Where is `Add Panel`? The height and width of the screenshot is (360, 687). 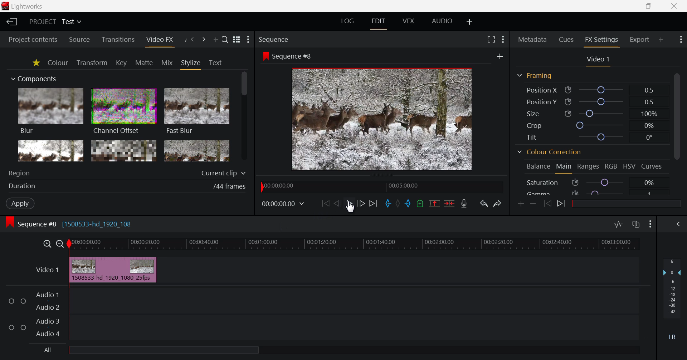 Add Panel is located at coordinates (661, 39).